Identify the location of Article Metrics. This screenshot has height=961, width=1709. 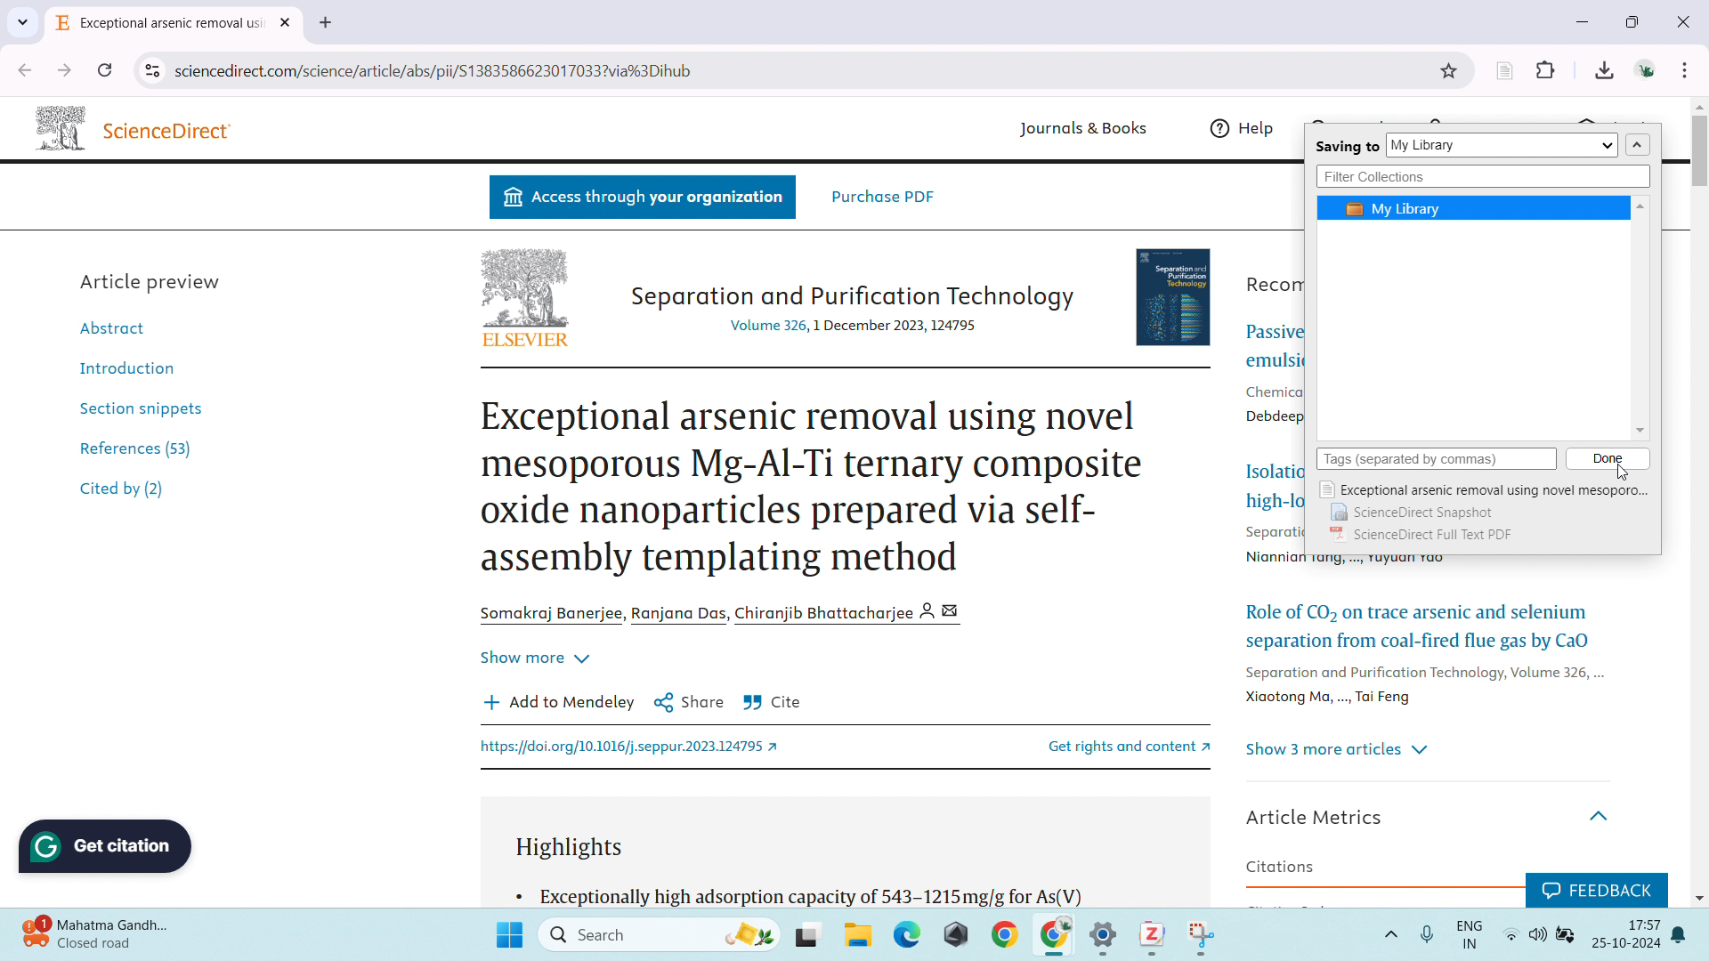
(1320, 815).